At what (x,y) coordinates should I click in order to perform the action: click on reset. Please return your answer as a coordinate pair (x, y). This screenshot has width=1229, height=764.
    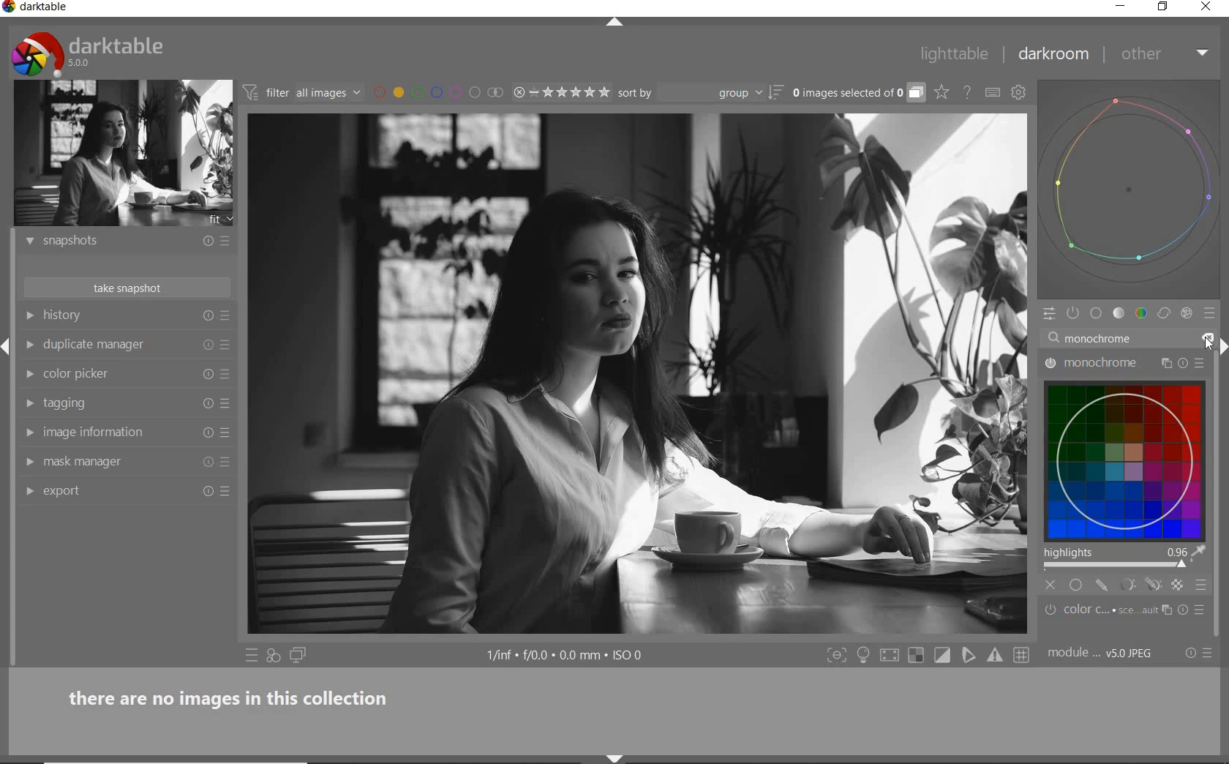
    Looking at the image, I should click on (1183, 363).